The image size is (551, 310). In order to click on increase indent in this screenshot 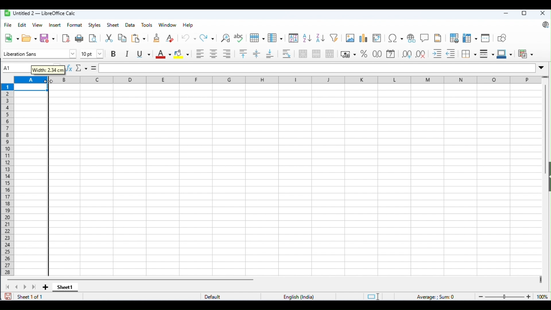, I will do `click(437, 54)`.